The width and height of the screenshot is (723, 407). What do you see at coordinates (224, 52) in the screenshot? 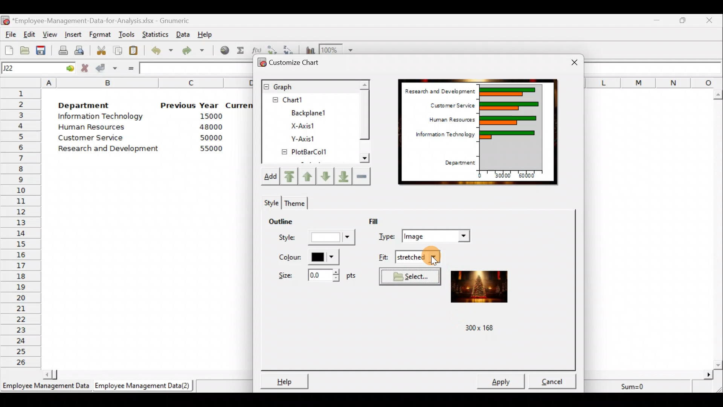
I see `Insert hyperlink` at bounding box center [224, 52].